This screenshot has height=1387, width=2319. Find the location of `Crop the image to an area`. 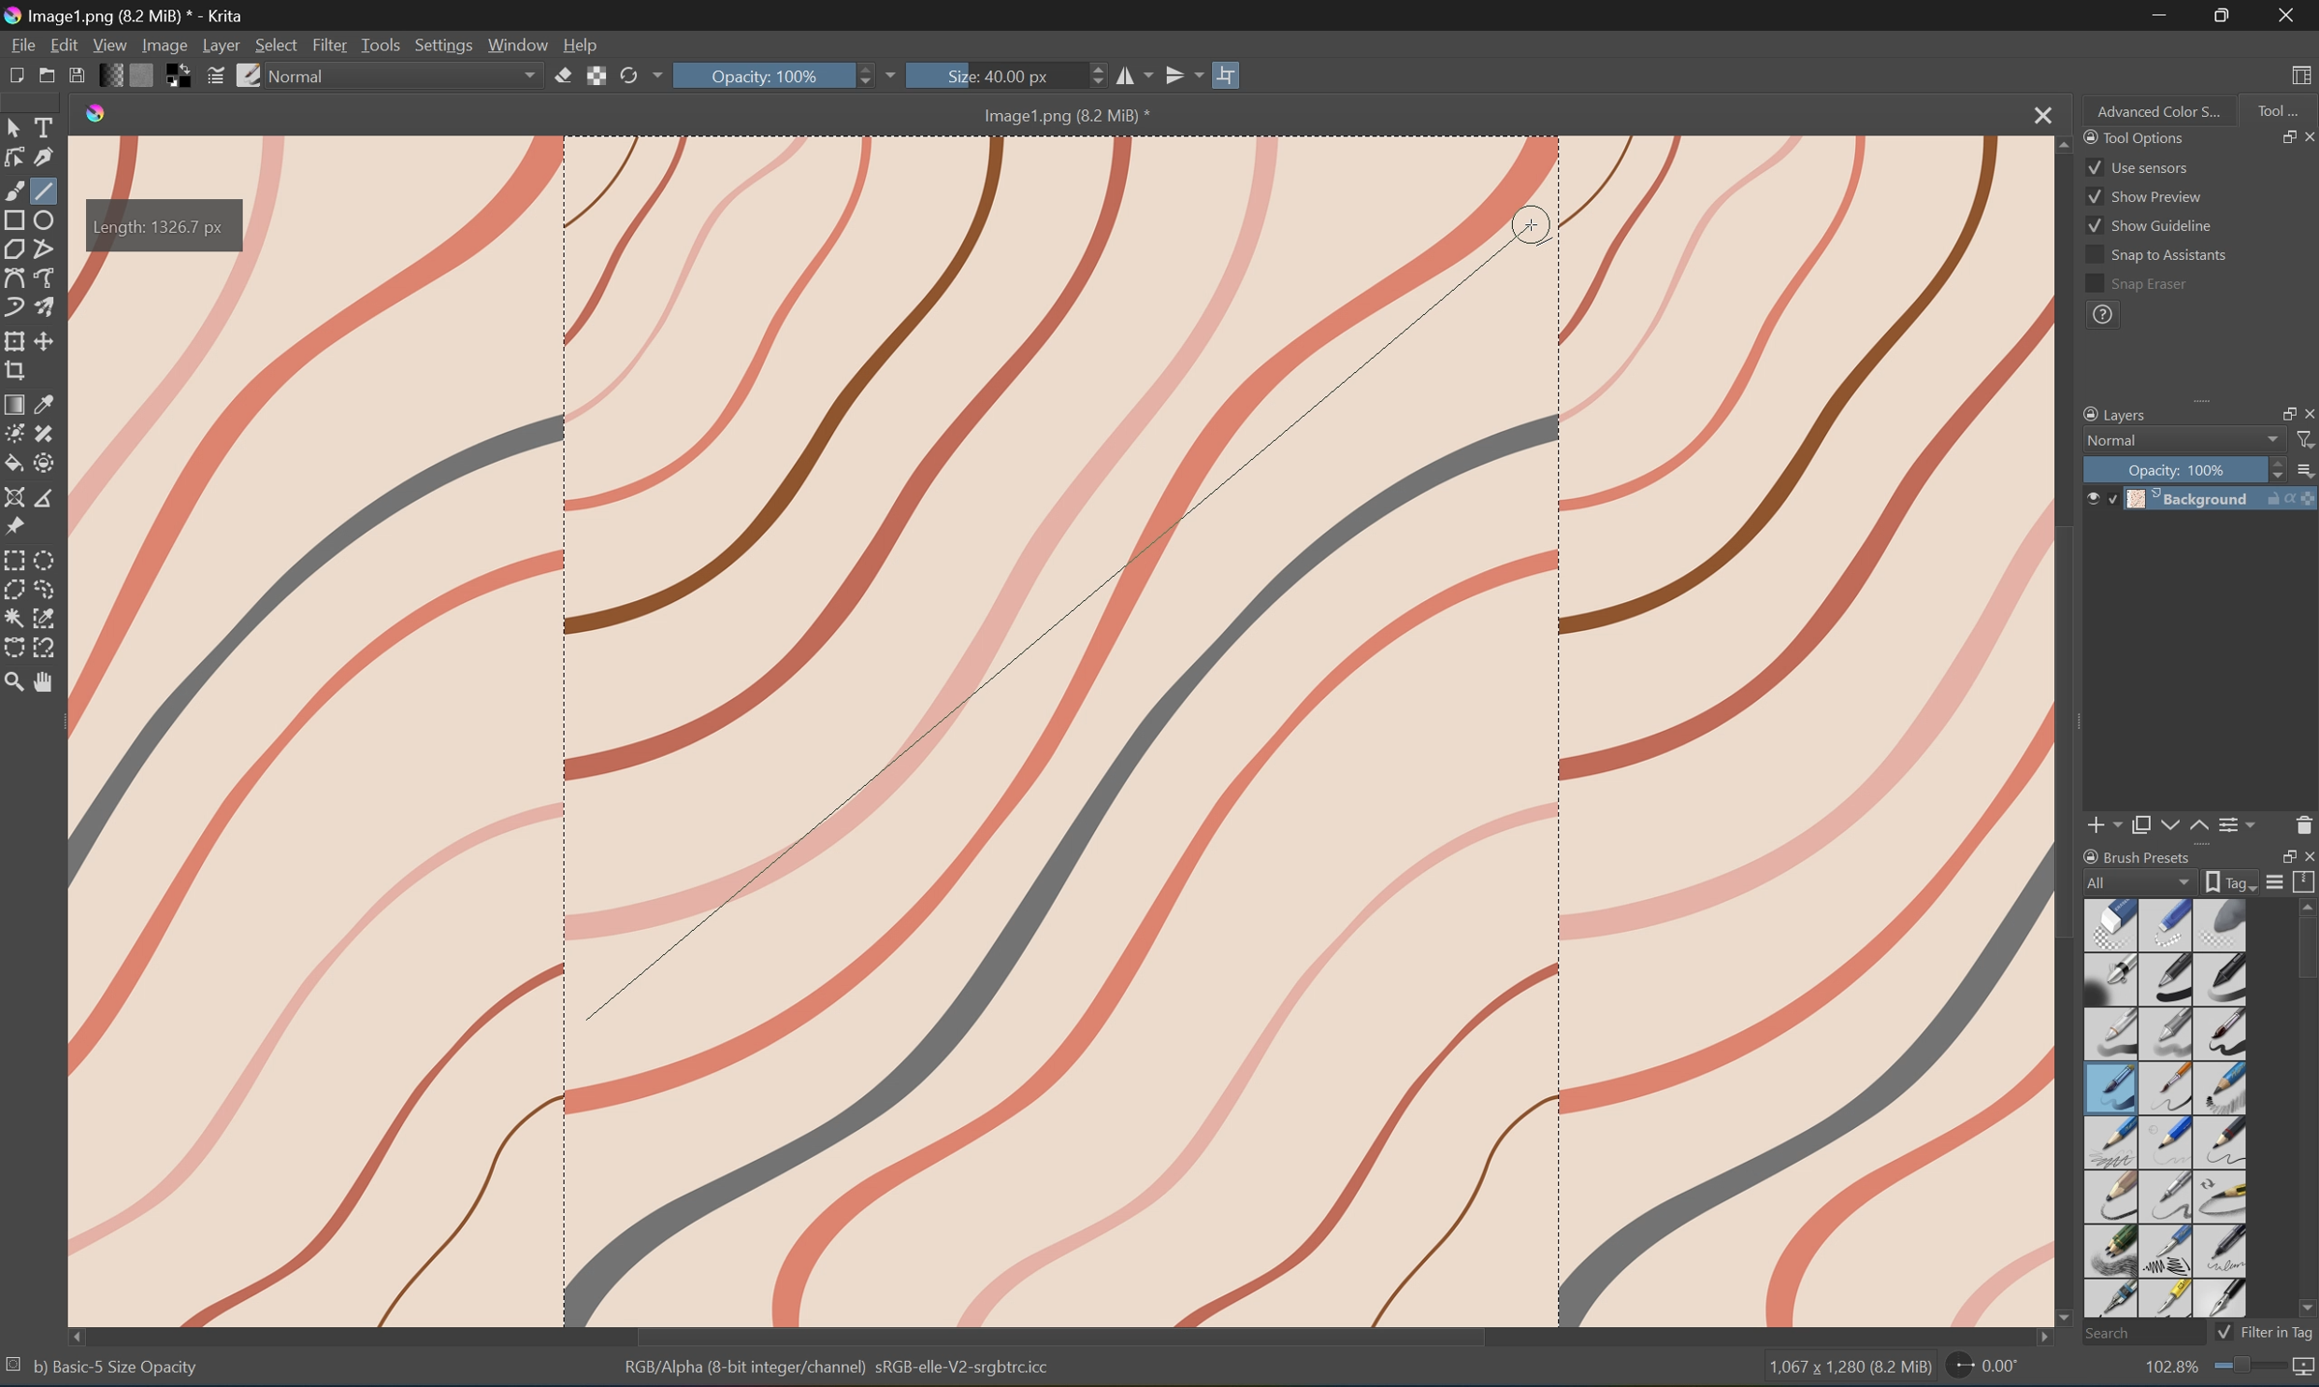

Crop the image to an area is located at coordinates (15, 371).